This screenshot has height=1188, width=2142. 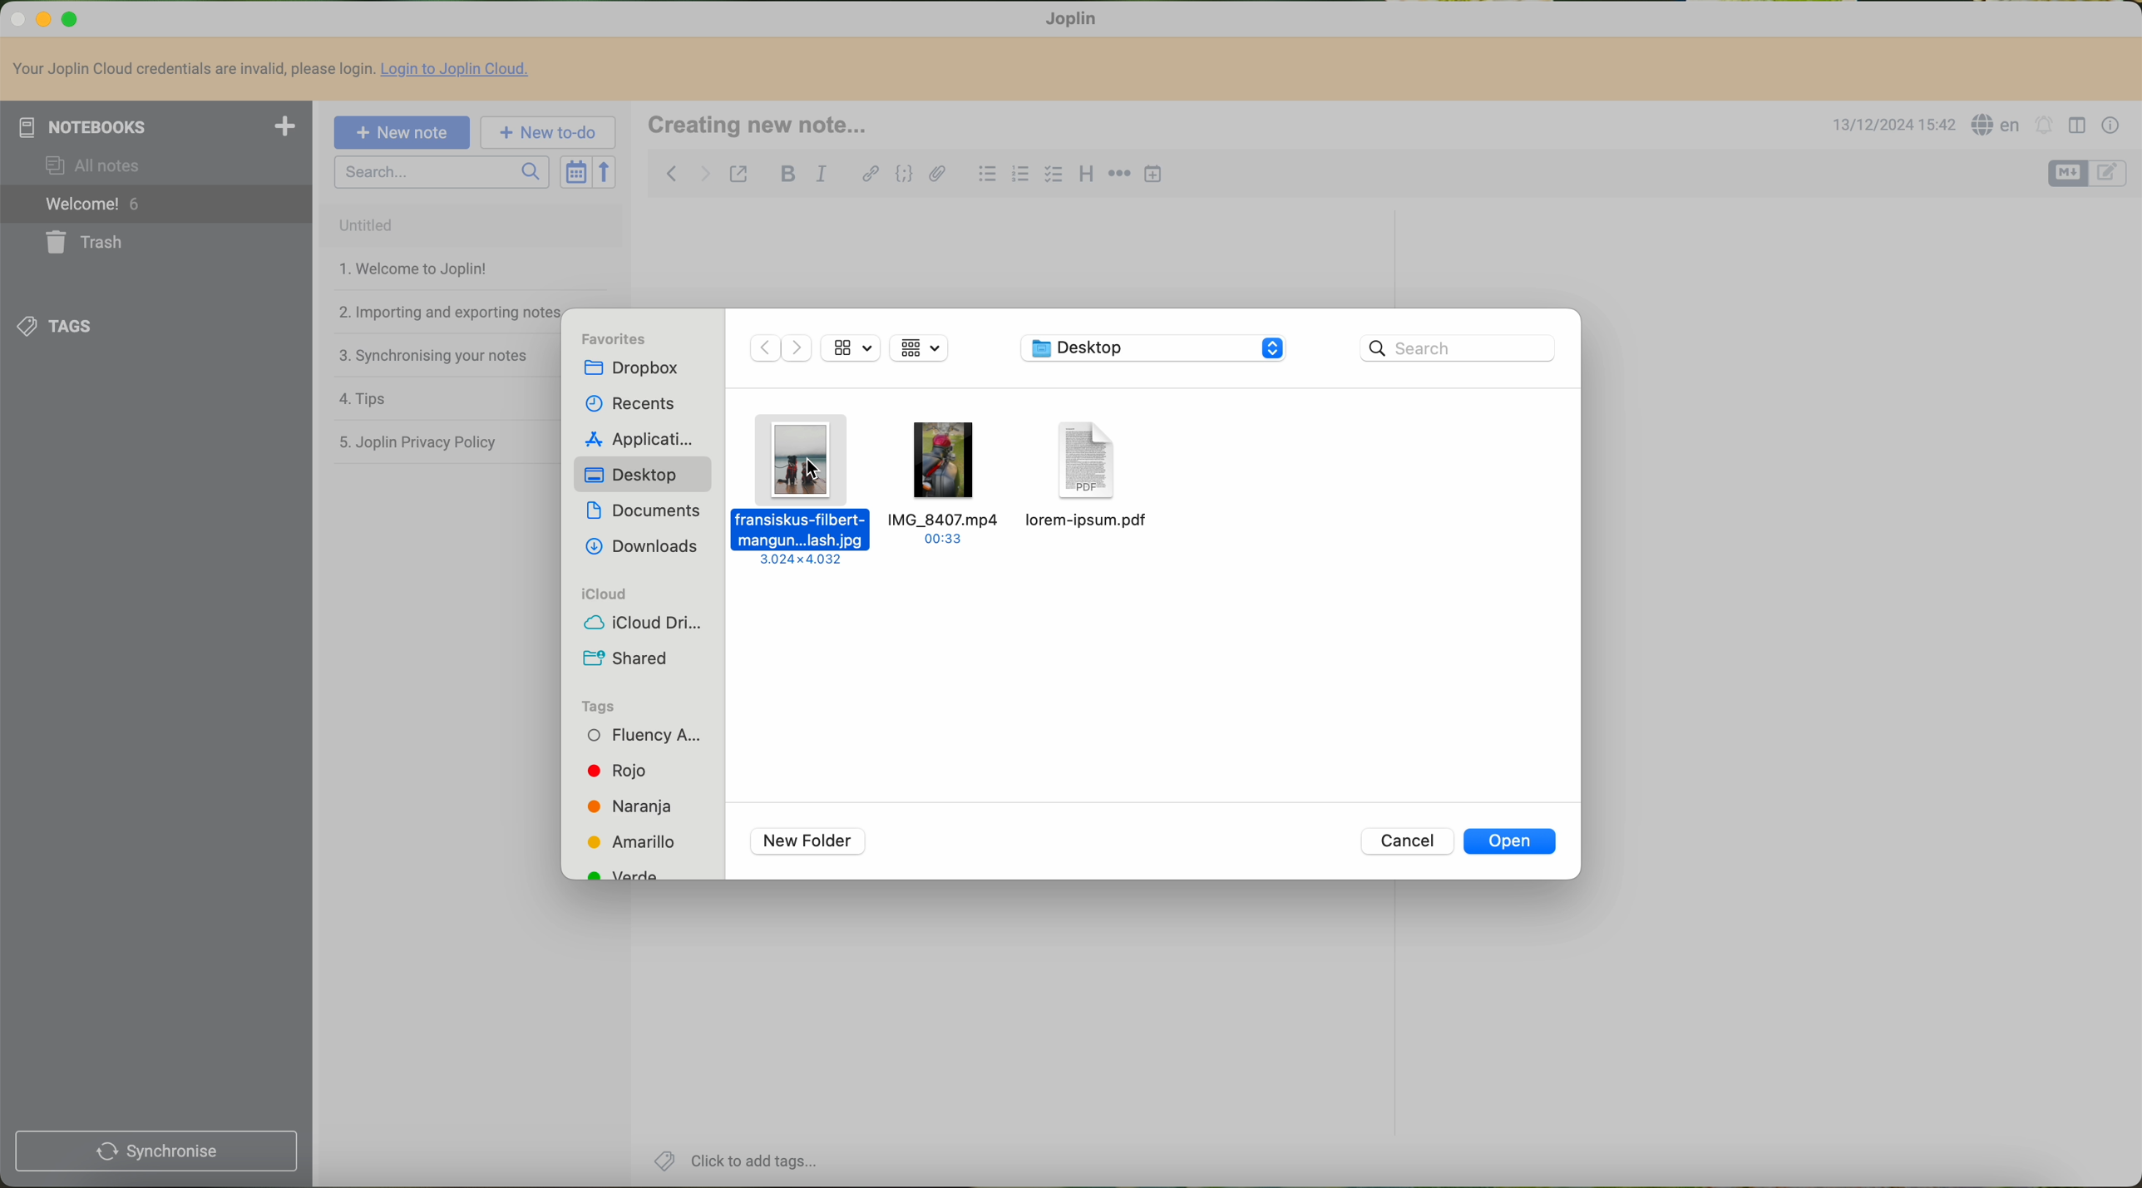 What do you see at coordinates (1890, 126) in the screenshot?
I see `date and hour` at bounding box center [1890, 126].